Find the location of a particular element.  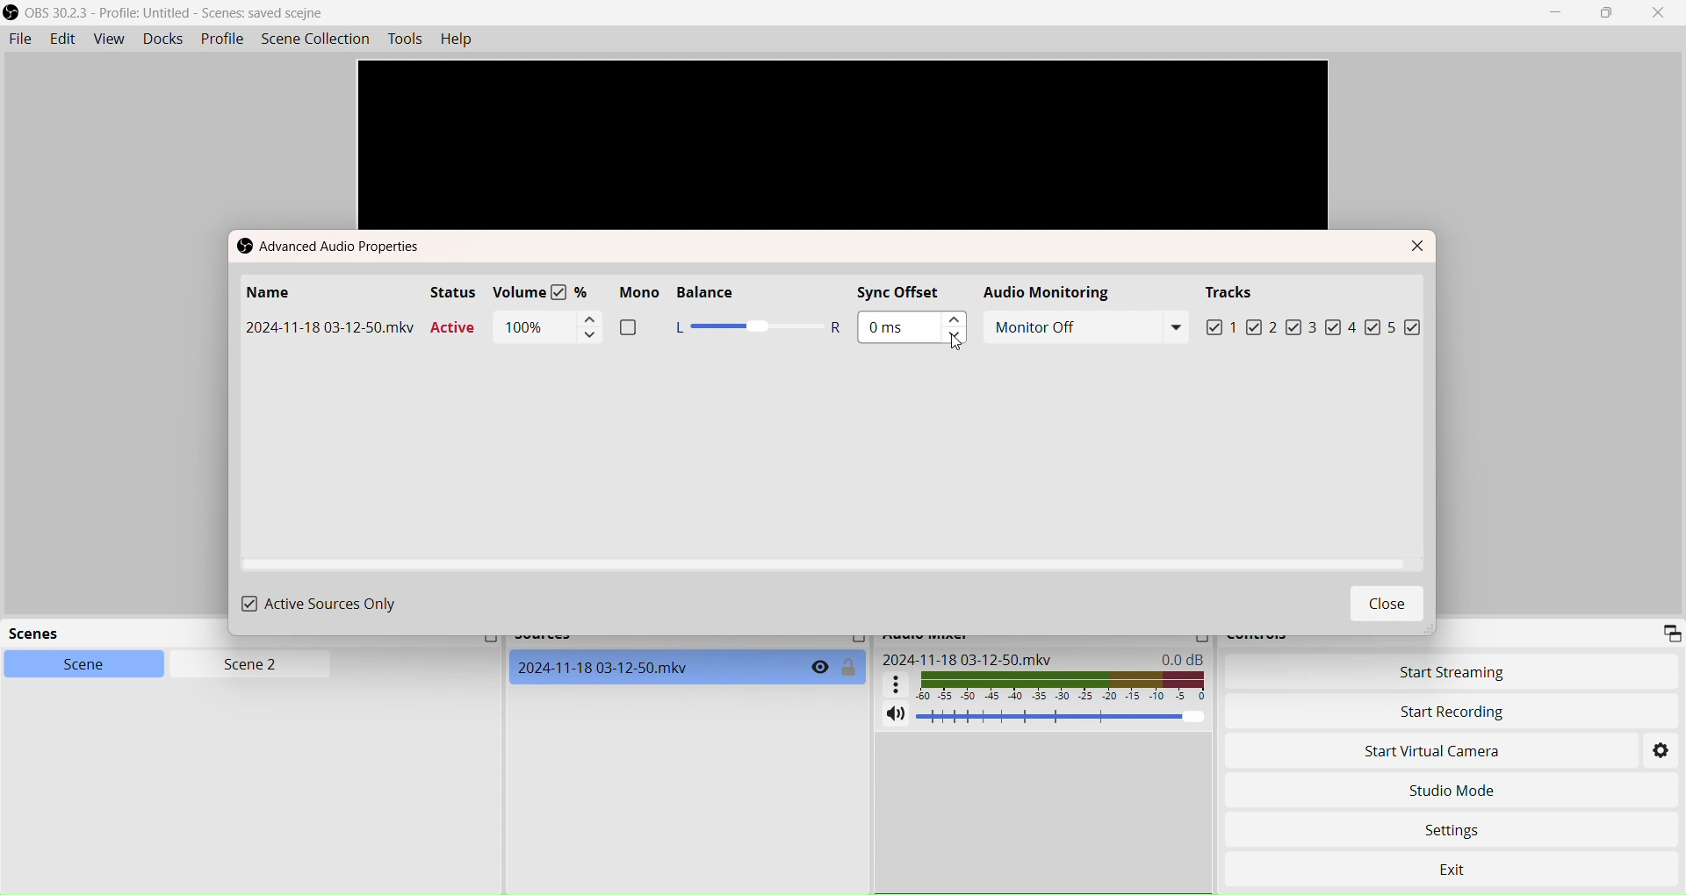

Close is located at coordinates (1663, 13).